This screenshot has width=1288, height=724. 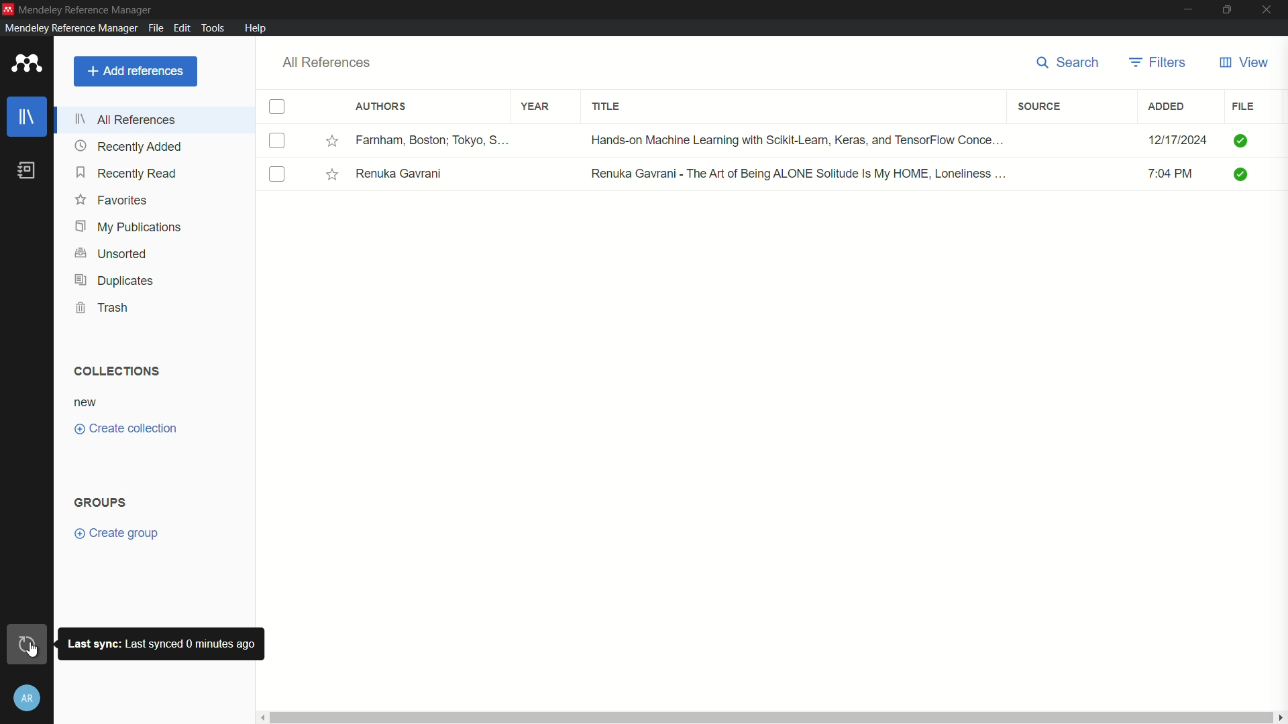 I want to click on books, so click(x=26, y=170).